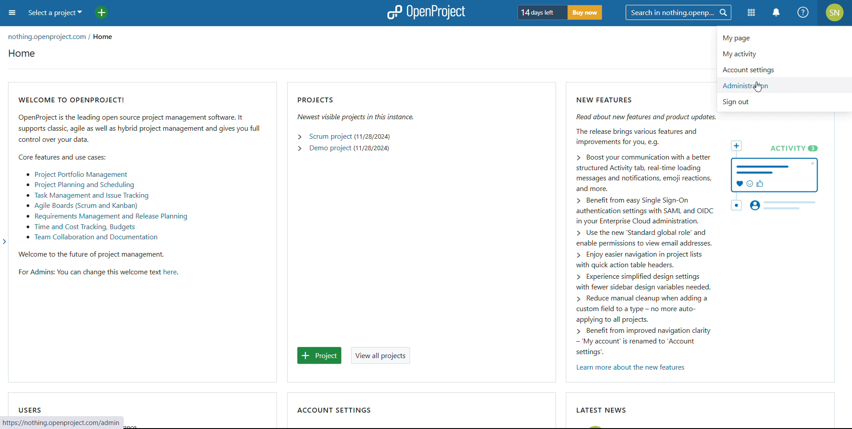 Image resolution: width=852 pixels, height=429 pixels. I want to click on account settings, so click(784, 69).